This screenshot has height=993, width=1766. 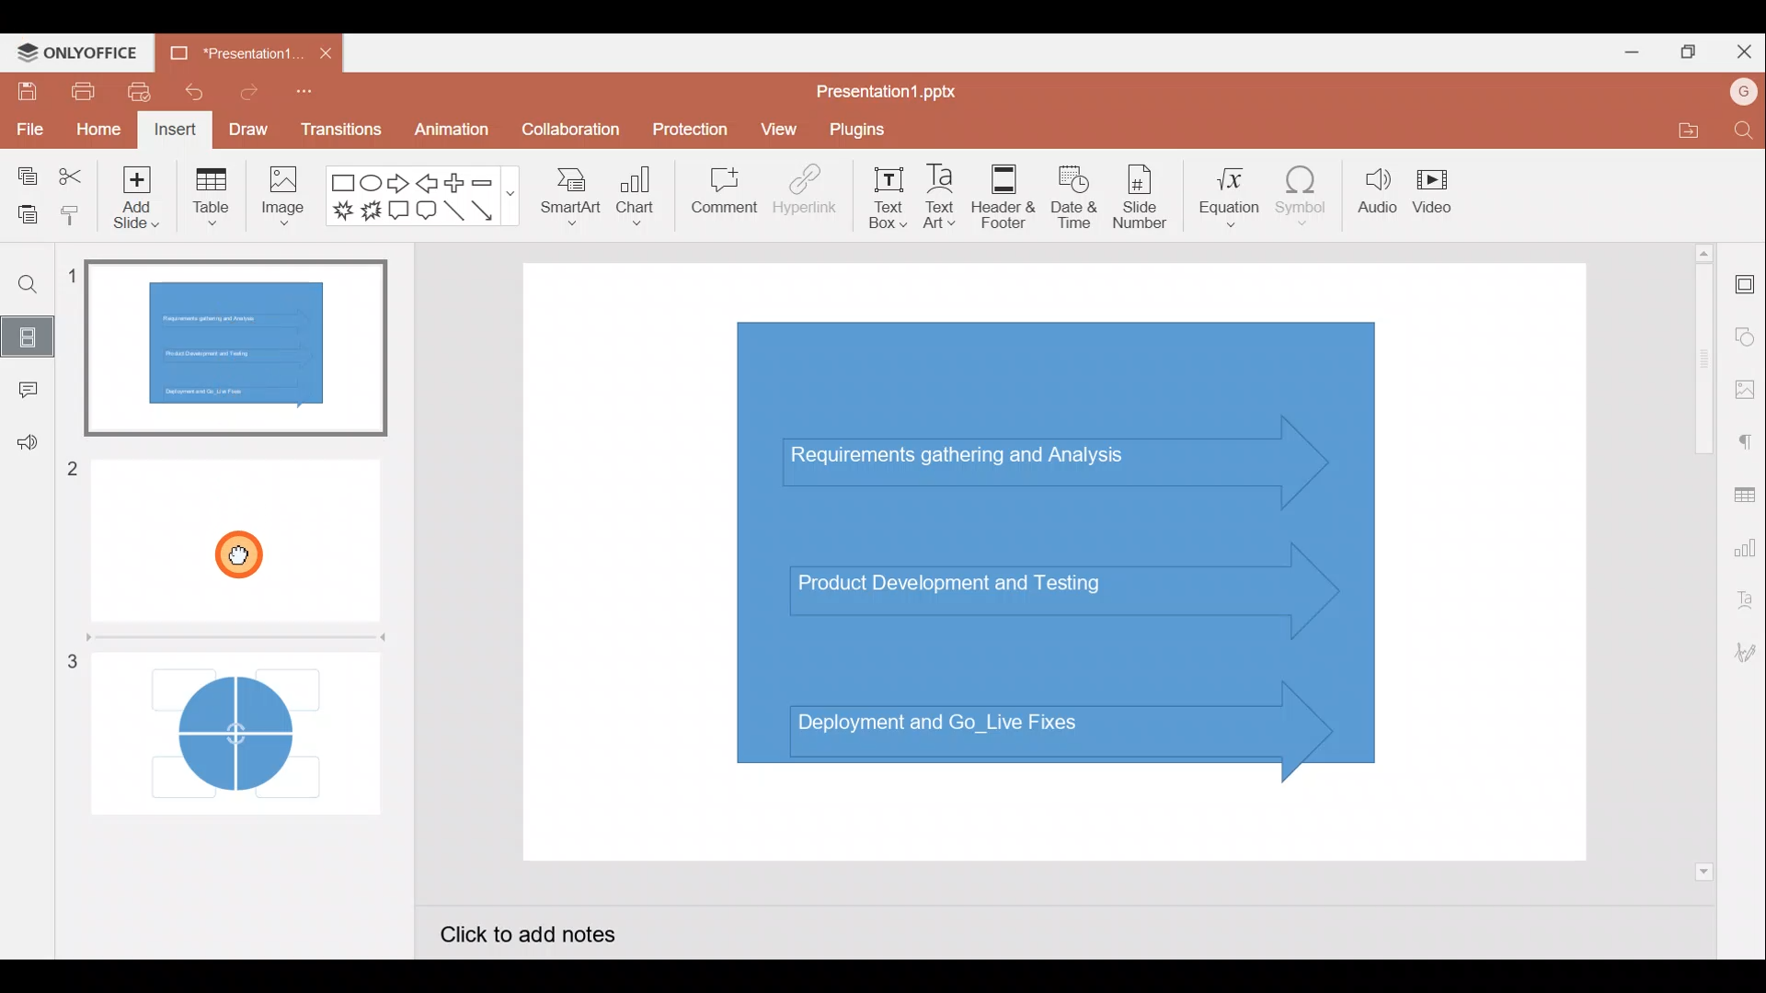 I want to click on Slides, so click(x=32, y=333).